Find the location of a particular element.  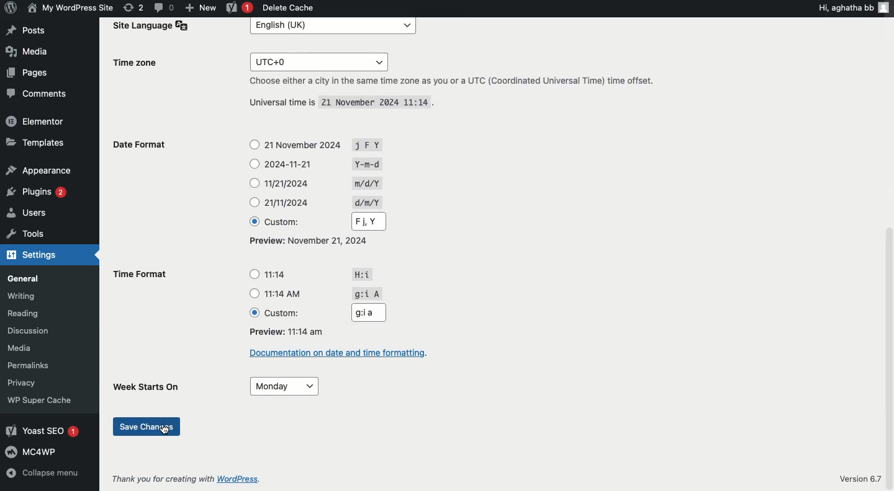

11:14 H:i is located at coordinates (322, 275).